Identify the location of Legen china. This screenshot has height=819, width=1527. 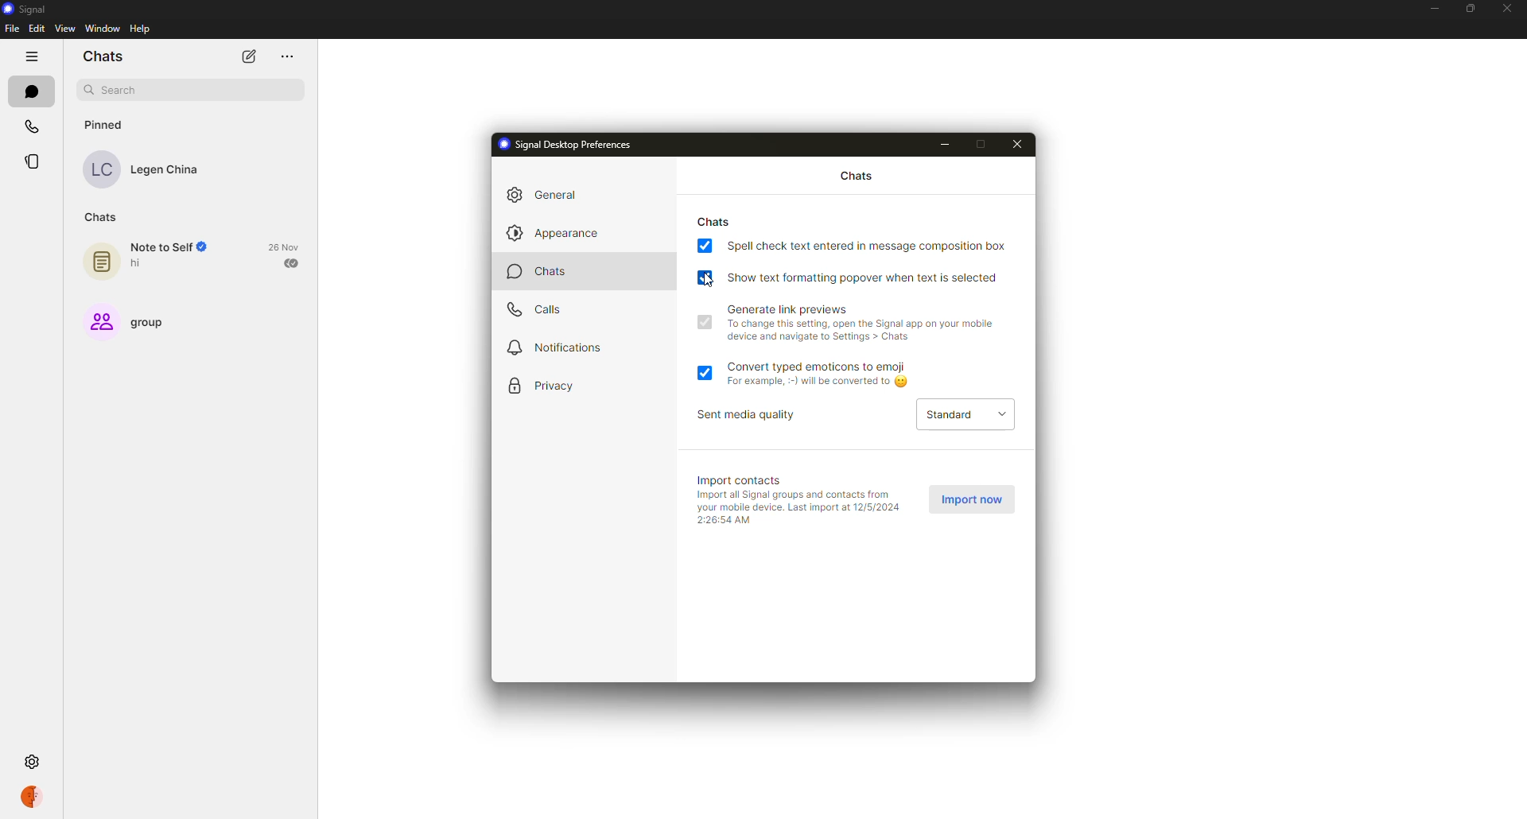
(142, 169).